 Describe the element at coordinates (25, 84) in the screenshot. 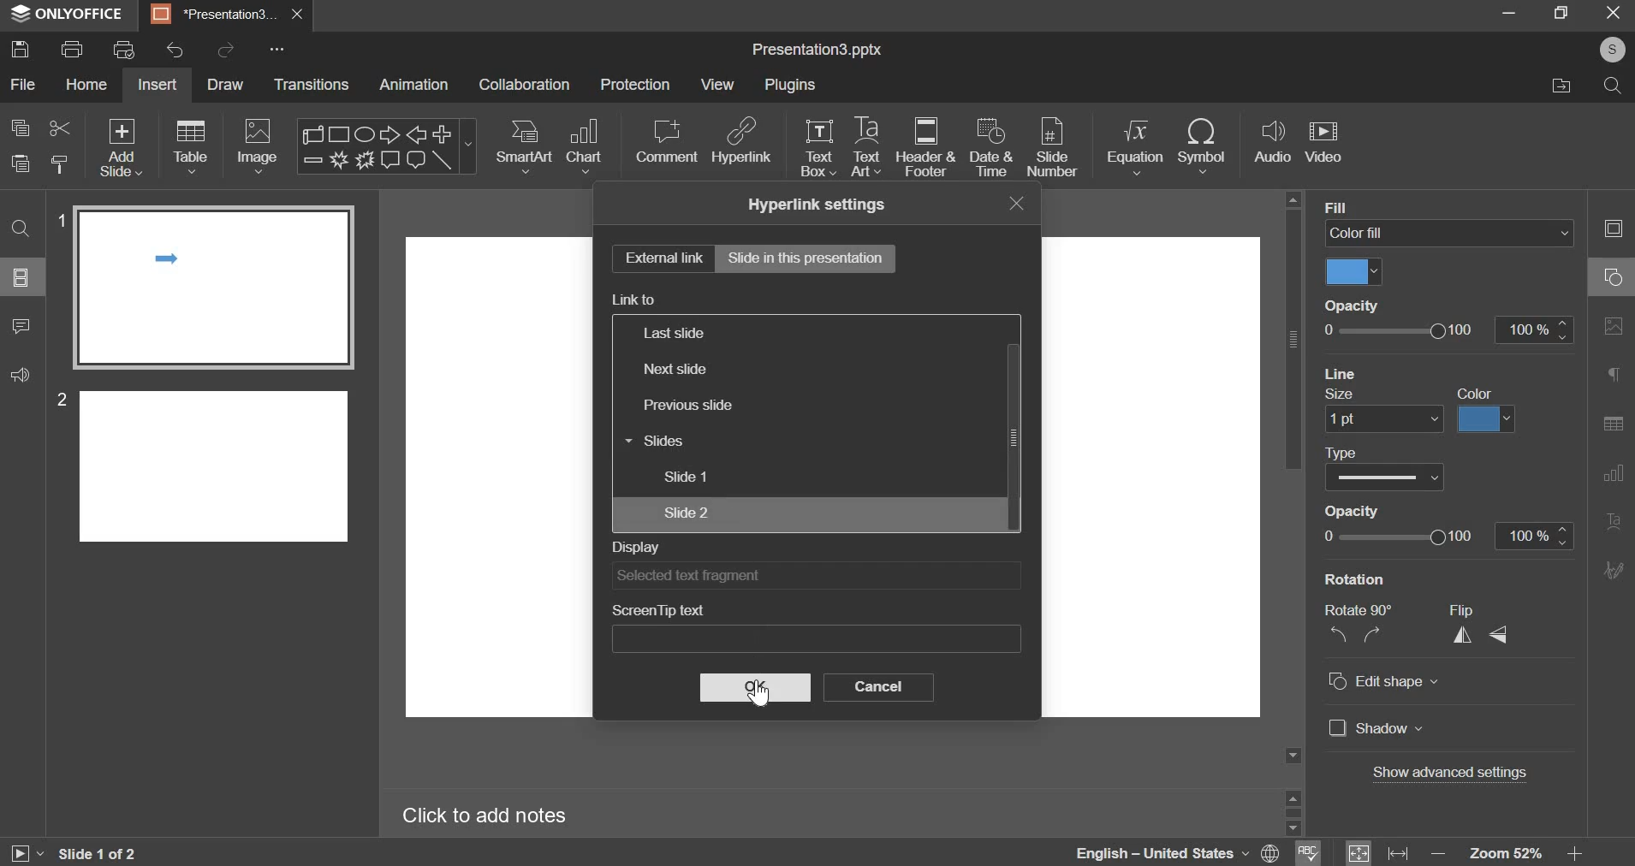

I see `file` at that location.